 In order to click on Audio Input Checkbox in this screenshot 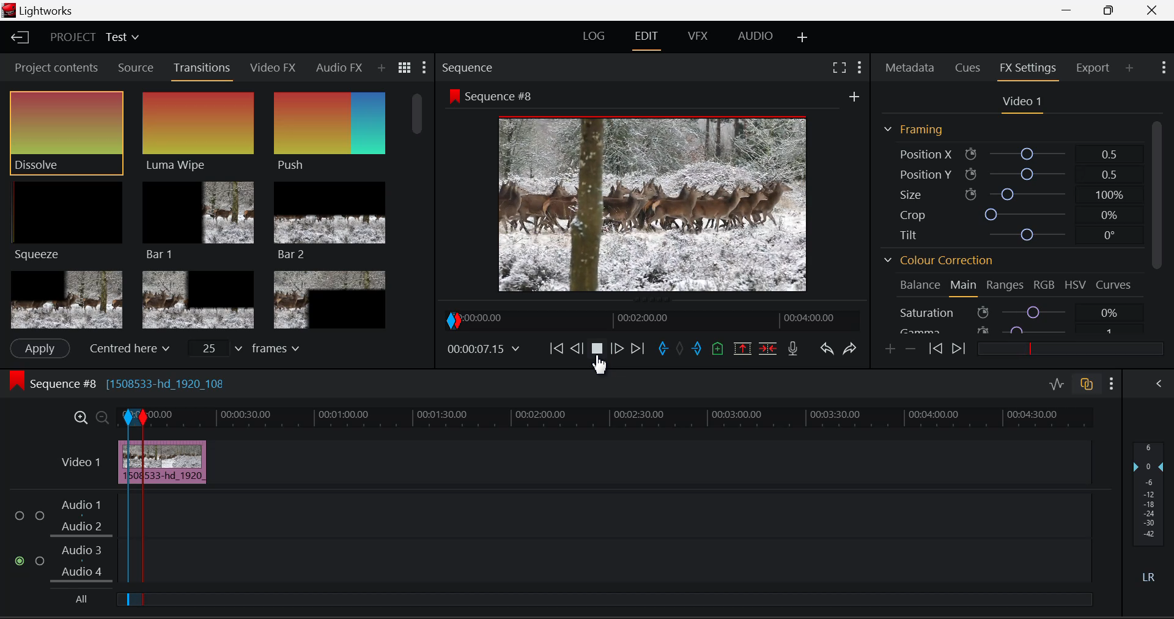, I will do `click(21, 516)`.